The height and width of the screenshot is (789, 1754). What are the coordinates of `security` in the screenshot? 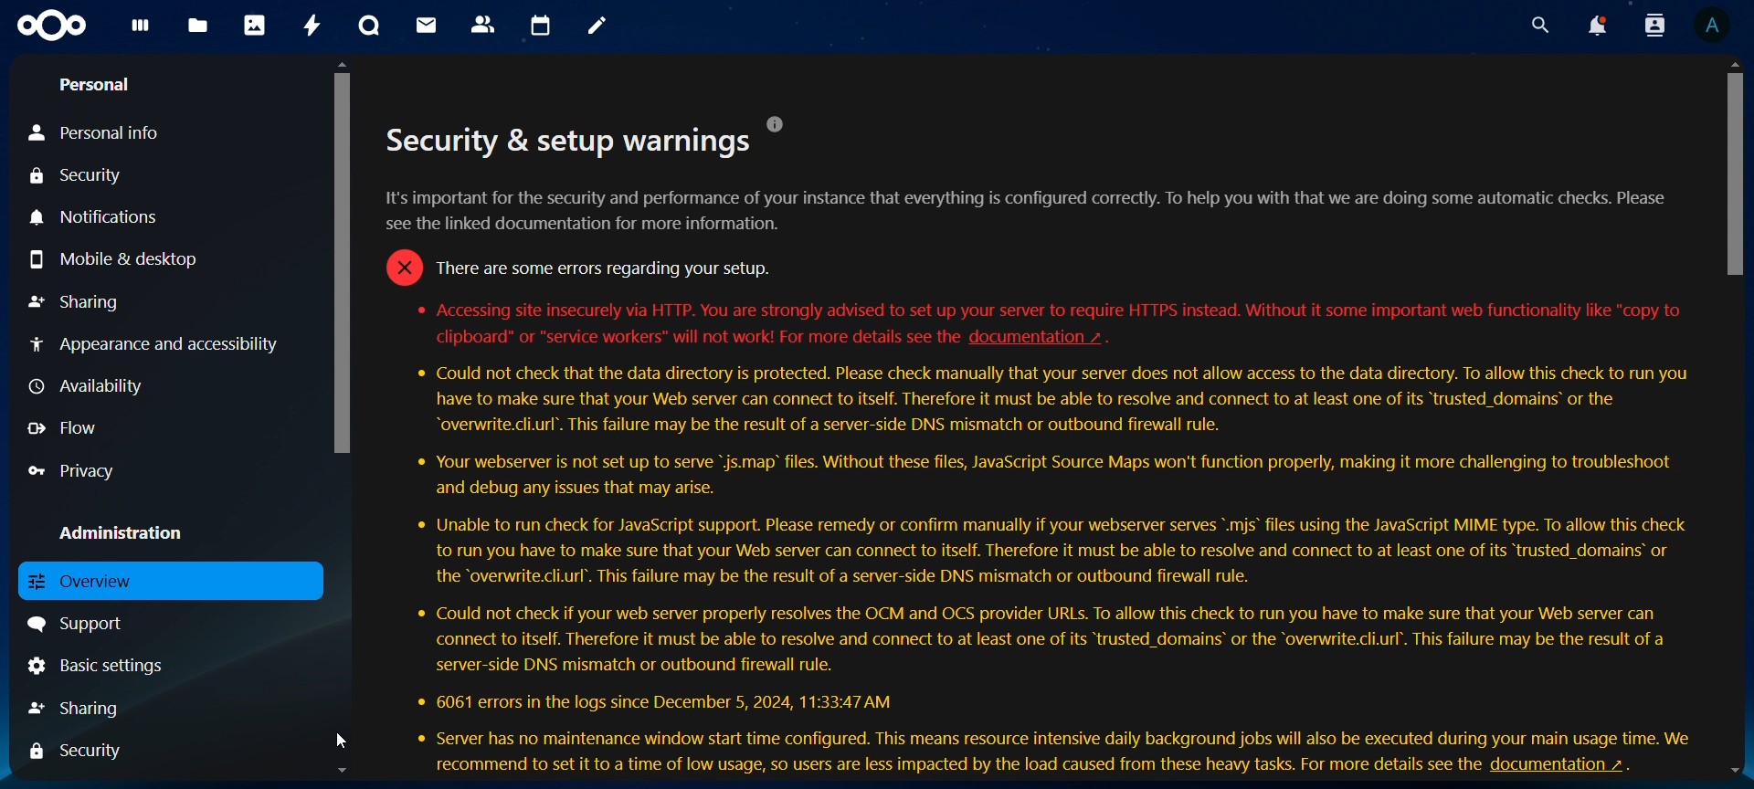 It's located at (79, 178).